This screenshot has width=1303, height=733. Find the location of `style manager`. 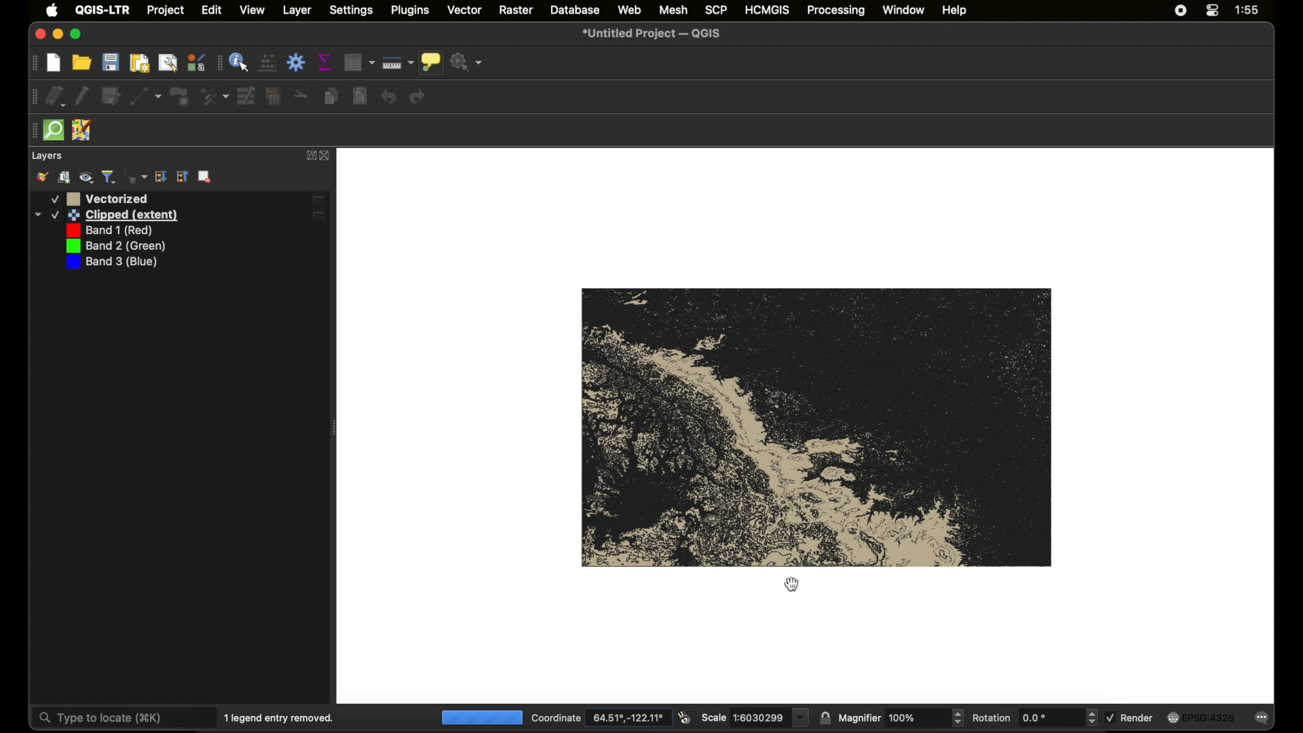

style manager is located at coordinates (197, 62).